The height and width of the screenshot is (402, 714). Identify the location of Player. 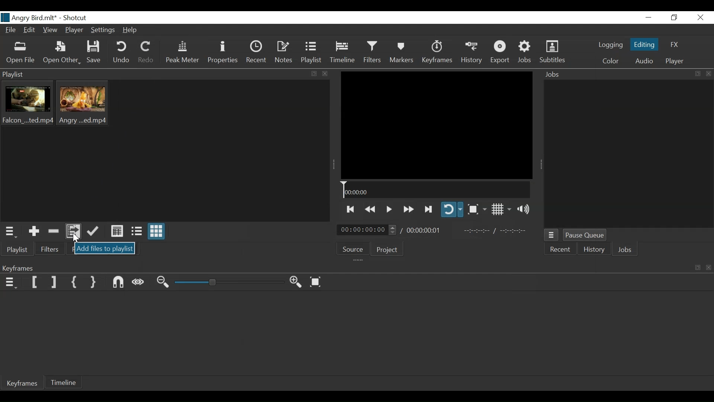
(673, 62).